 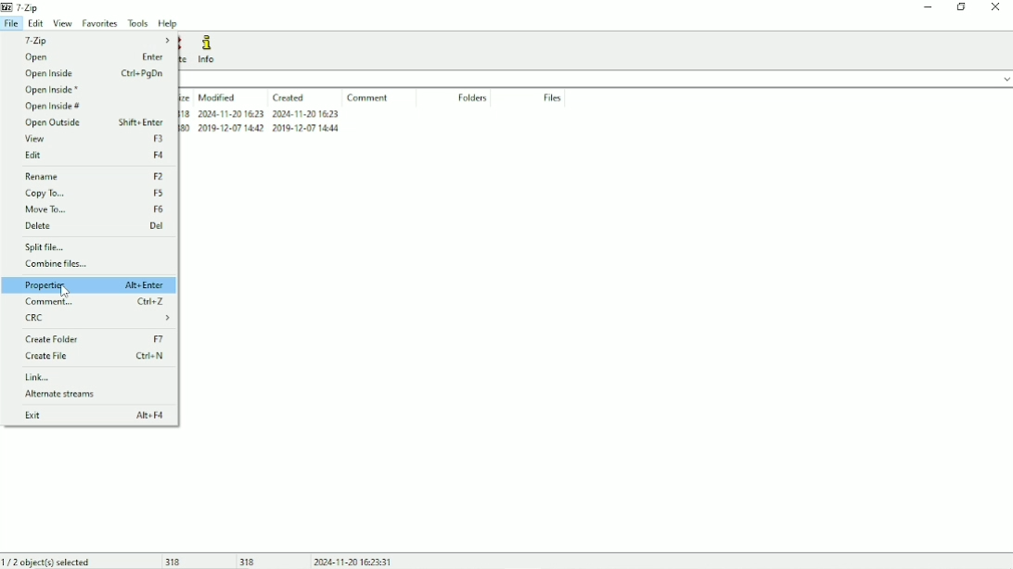 I want to click on Edit, so click(x=95, y=156).